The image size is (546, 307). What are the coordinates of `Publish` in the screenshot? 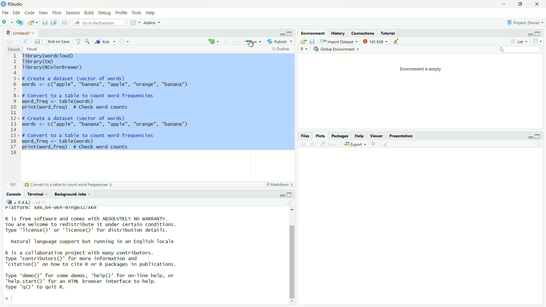 It's located at (280, 42).